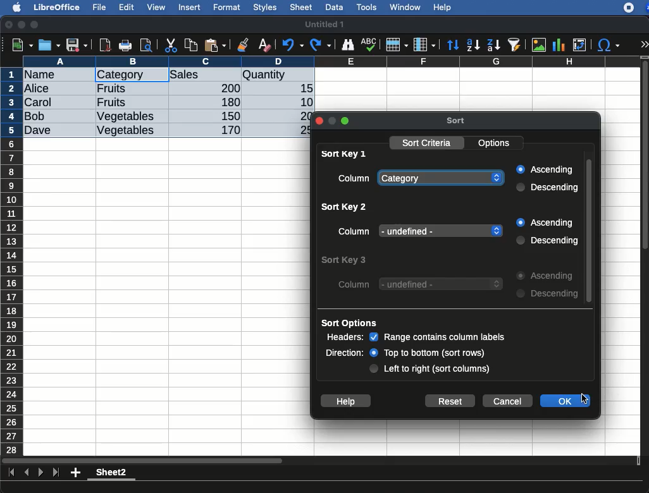 The height and width of the screenshot is (493, 649). Describe the element at coordinates (350, 324) in the screenshot. I see `sort options` at that location.